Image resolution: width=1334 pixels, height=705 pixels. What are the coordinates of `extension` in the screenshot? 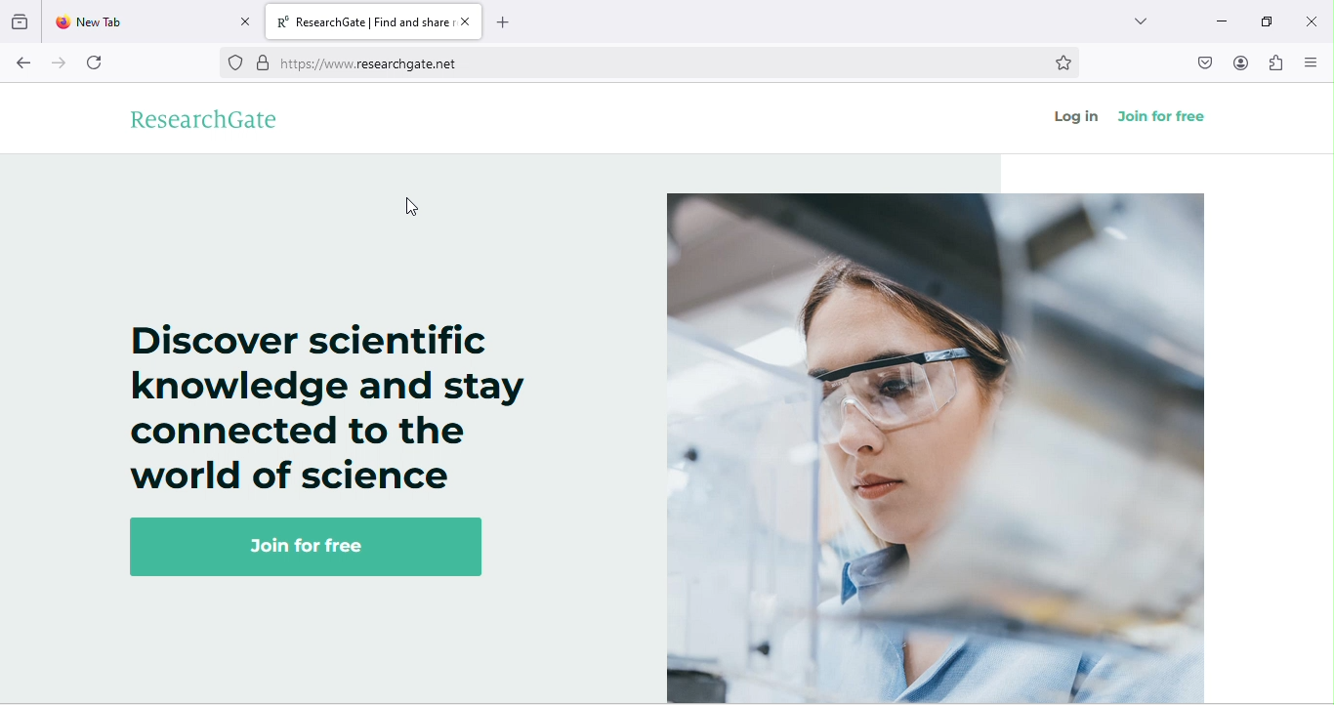 It's located at (1272, 62).